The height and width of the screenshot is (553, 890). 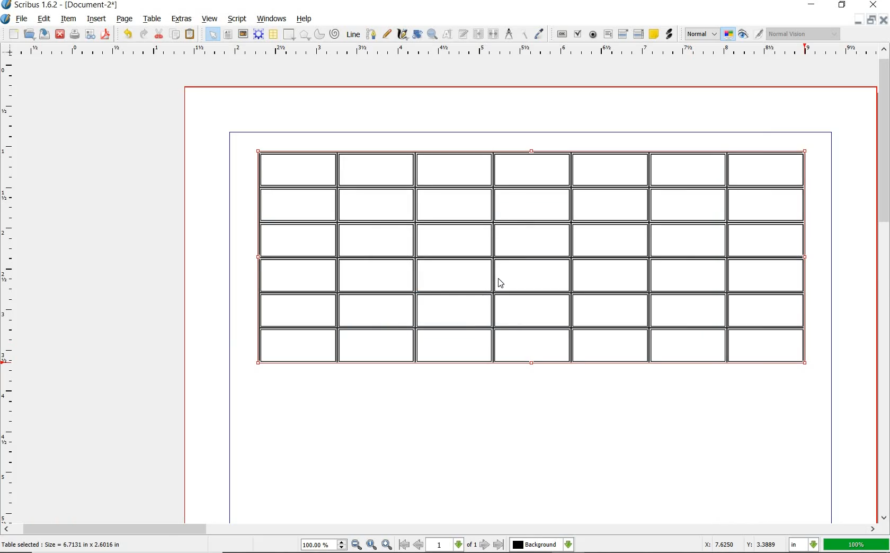 What do you see at coordinates (624, 34) in the screenshot?
I see `pdf combo box` at bounding box center [624, 34].